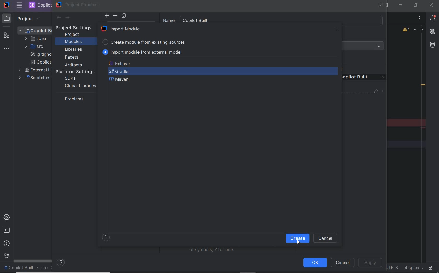  Describe the element at coordinates (39, 5) in the screenshot. I see `PROJECT FILE NAME` at that location.